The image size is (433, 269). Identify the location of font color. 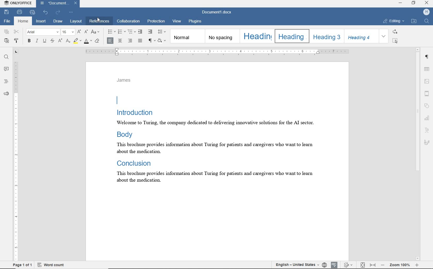
(88, 41).